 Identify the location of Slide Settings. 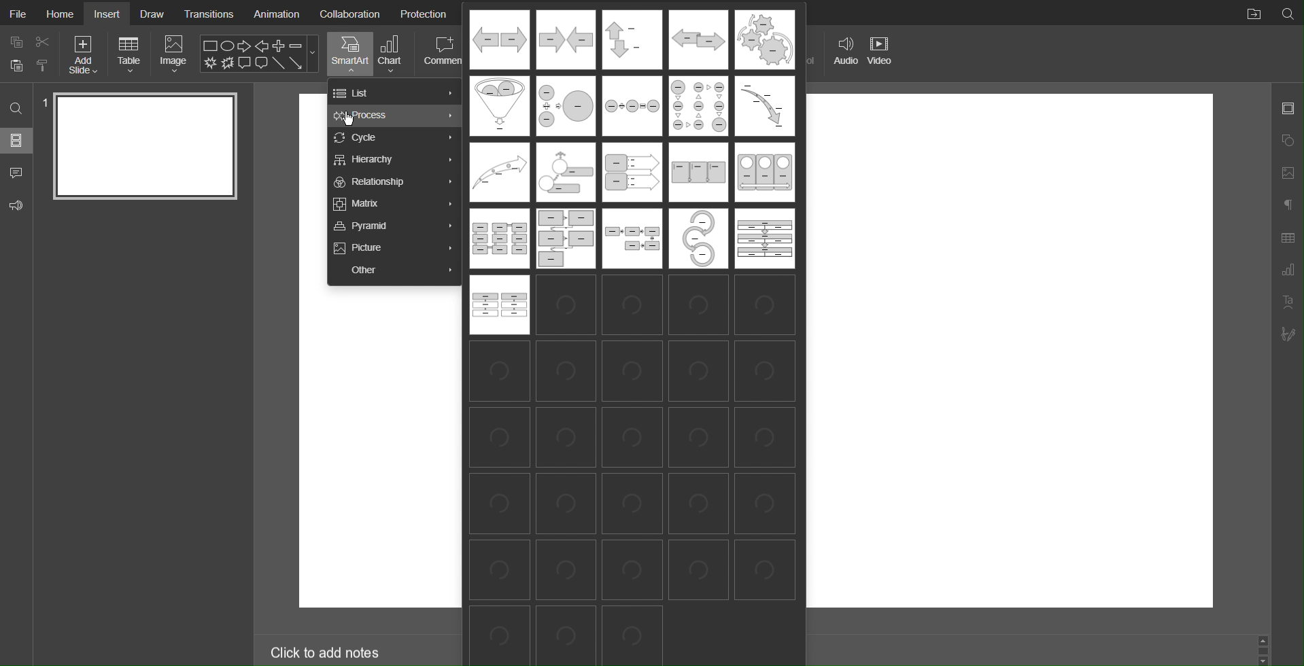
(1288, 109).